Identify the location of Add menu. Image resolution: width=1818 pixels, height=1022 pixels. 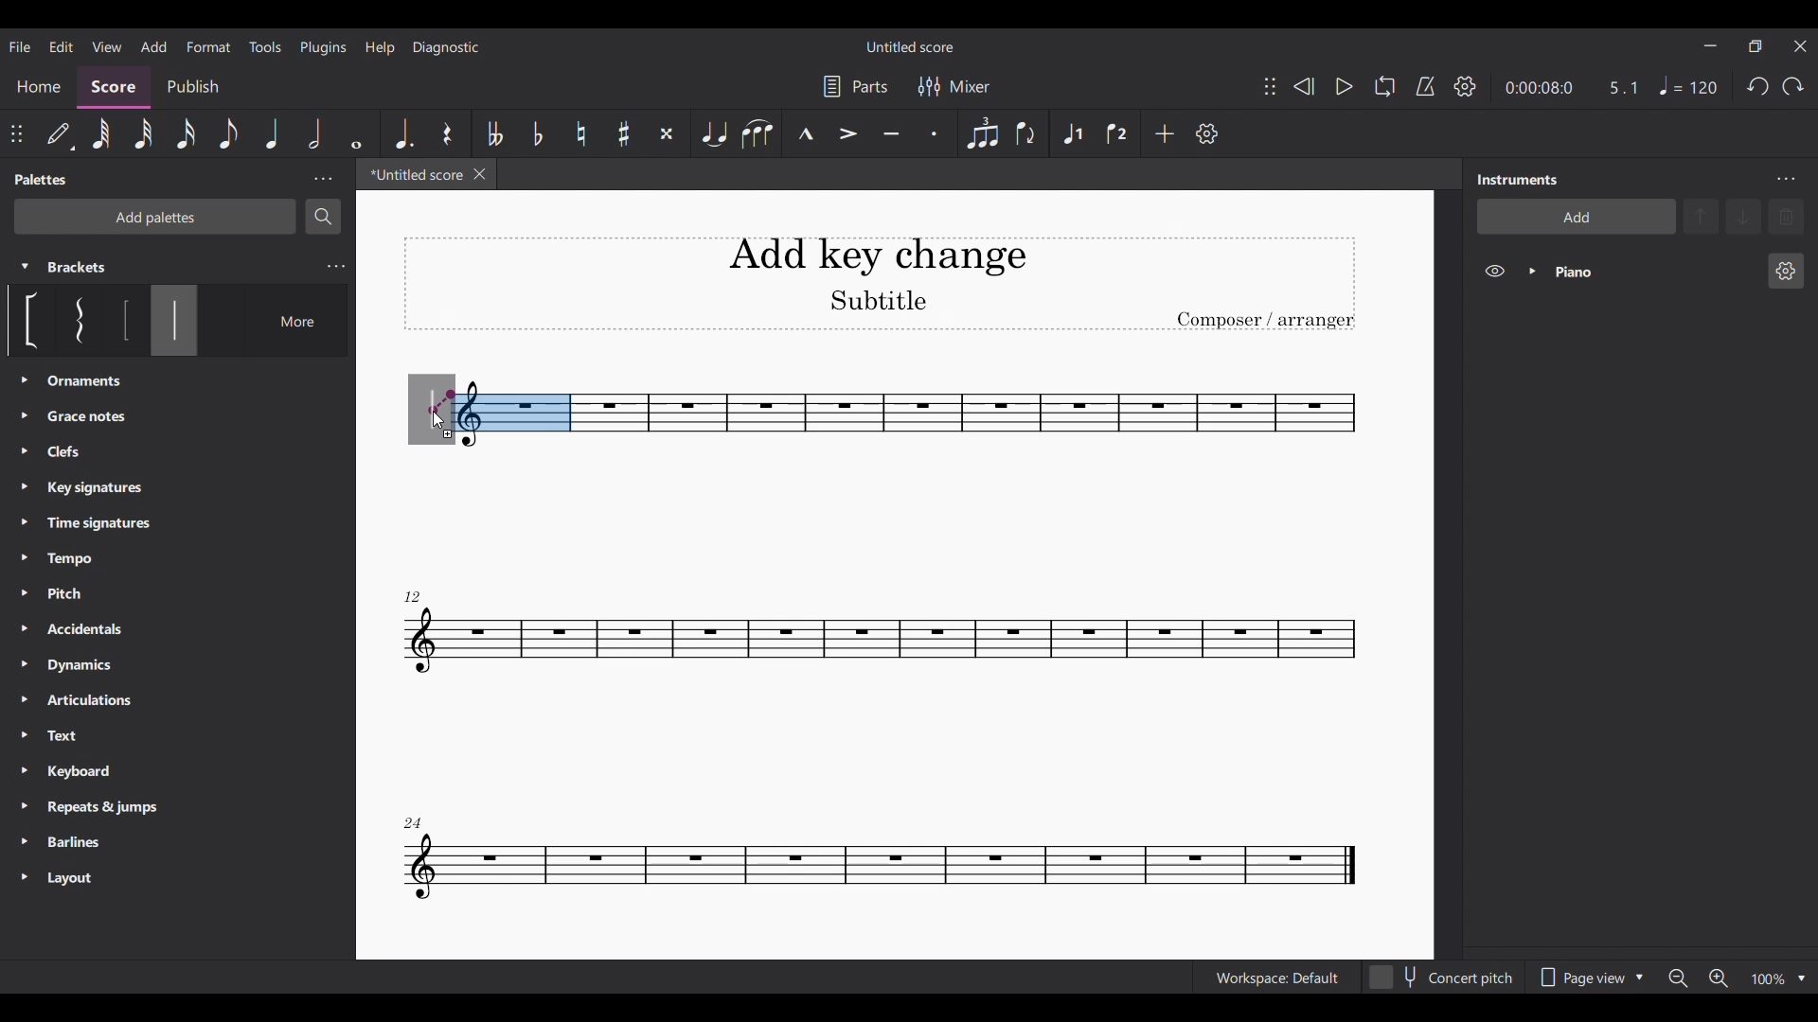
(152, 46).